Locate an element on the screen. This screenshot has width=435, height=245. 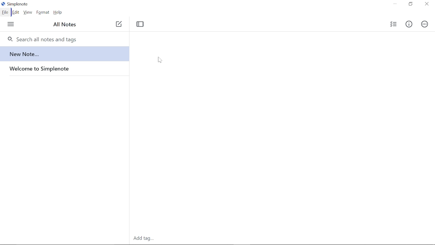
Info is located at coordinates (409, 25).